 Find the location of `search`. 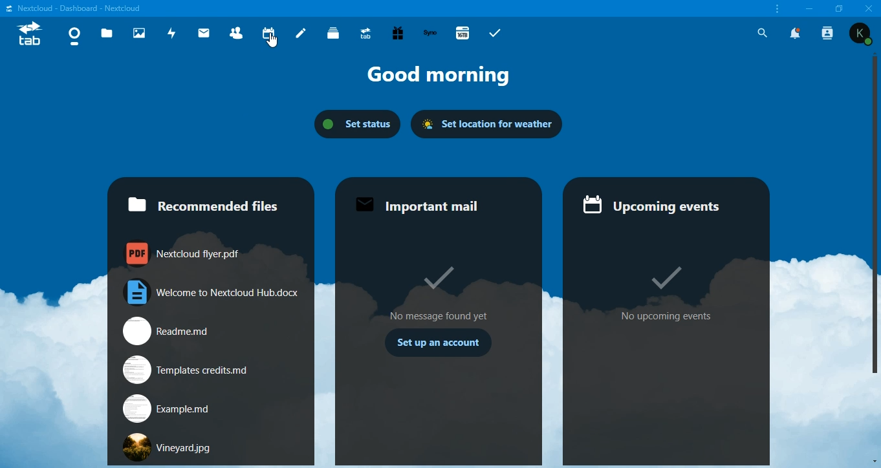

search is located at coordinates (763, 33).